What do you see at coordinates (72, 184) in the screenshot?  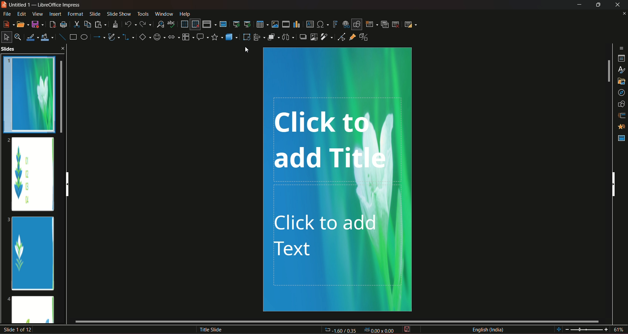 I see `vertical scroll` at bounding box center [72, 184].